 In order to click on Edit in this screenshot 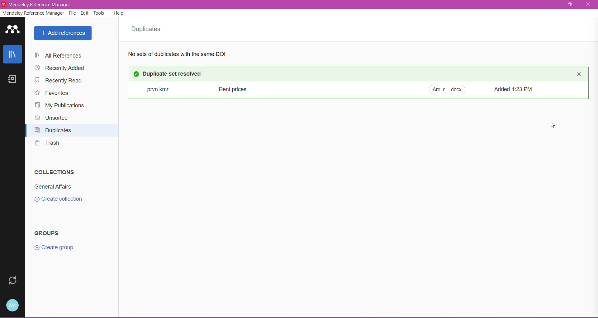, I will do `click(85, 13)`.